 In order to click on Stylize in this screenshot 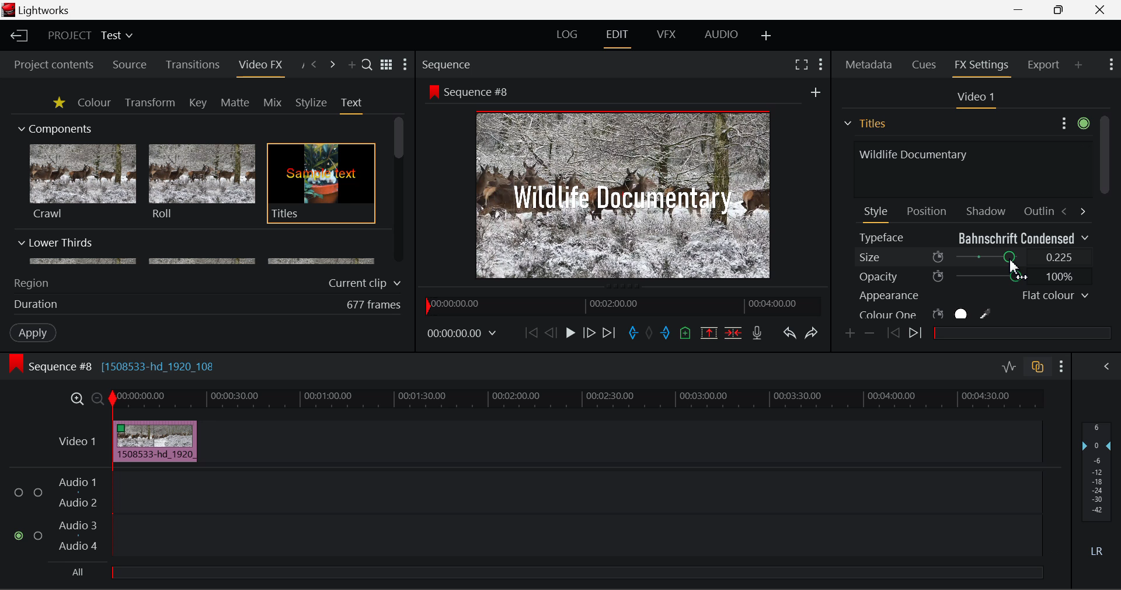, I will do `click(312, 103)`.